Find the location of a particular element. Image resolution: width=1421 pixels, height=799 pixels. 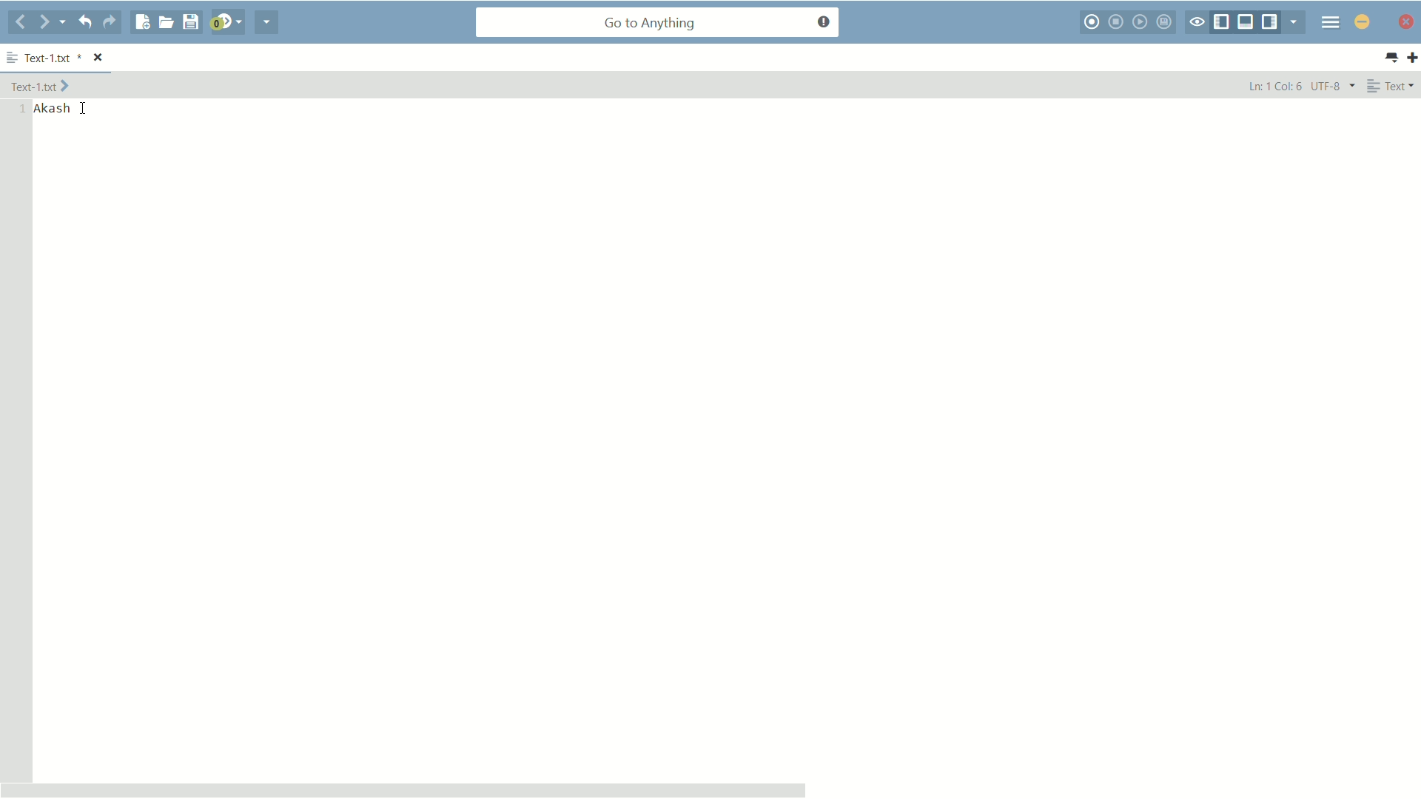

jump to next syntax checking result is located at coordinates (226, 22).